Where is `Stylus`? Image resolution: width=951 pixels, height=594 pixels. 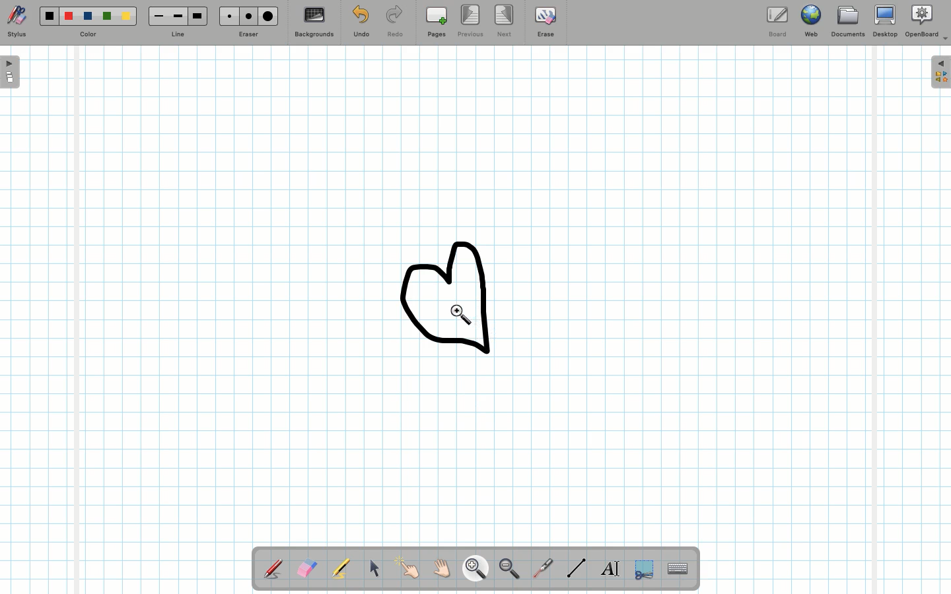
Stylus is located at coordinates (18, 22).